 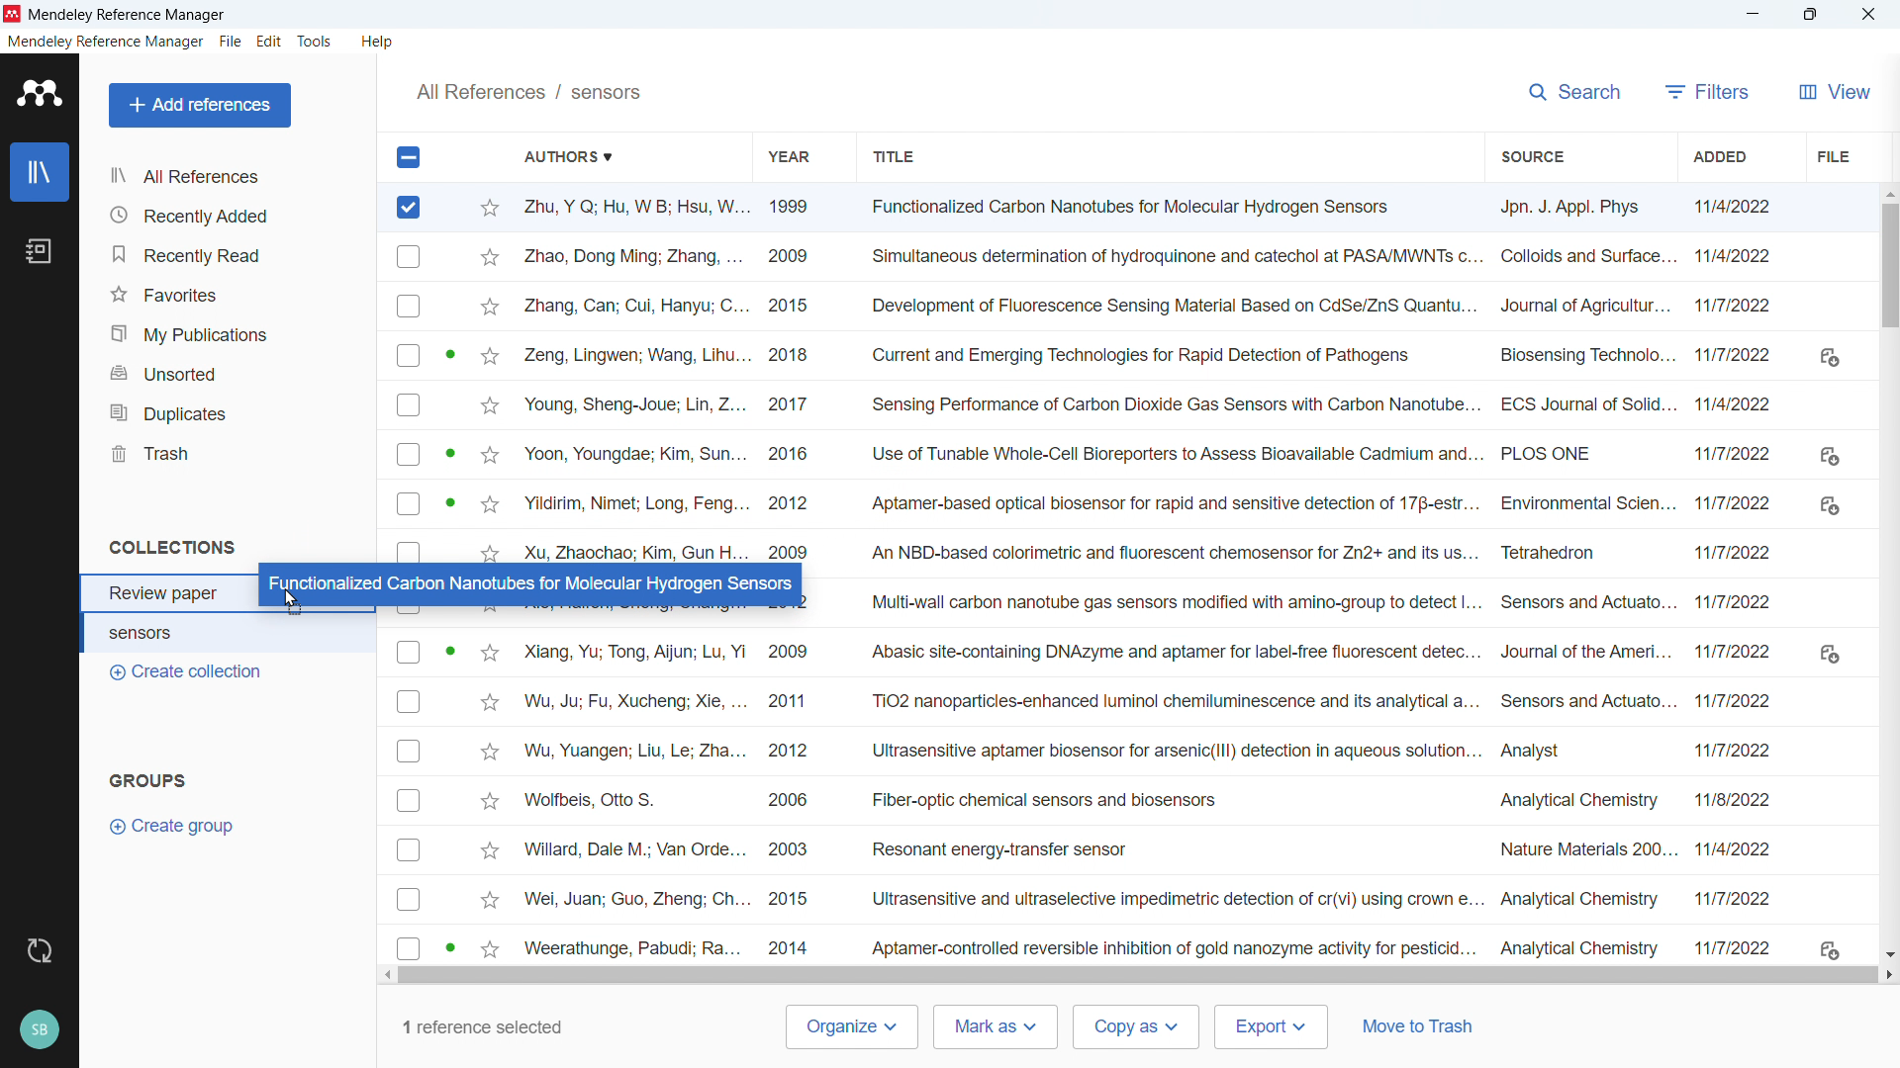 What do you see at coordinates (377, 42) in the screenshot?
I see ` help ` at bounding box center [377, 42].